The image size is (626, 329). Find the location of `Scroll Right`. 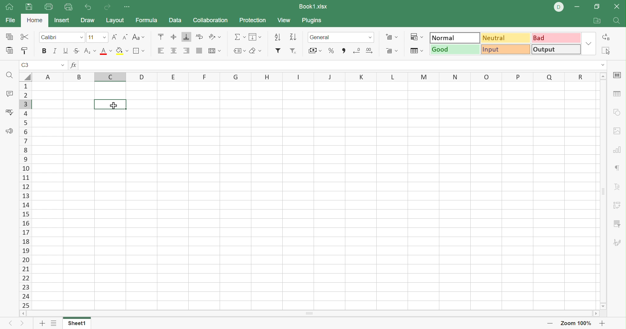

Scroll Right is located at coordinates (595, 313).